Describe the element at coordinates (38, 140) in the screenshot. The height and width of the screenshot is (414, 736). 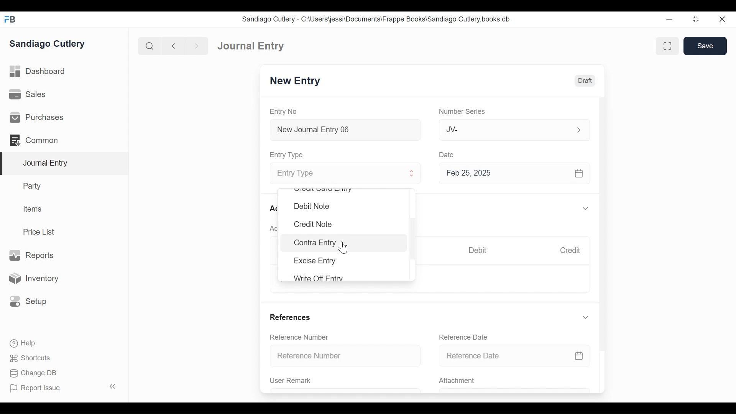
I see `Common` at that location.